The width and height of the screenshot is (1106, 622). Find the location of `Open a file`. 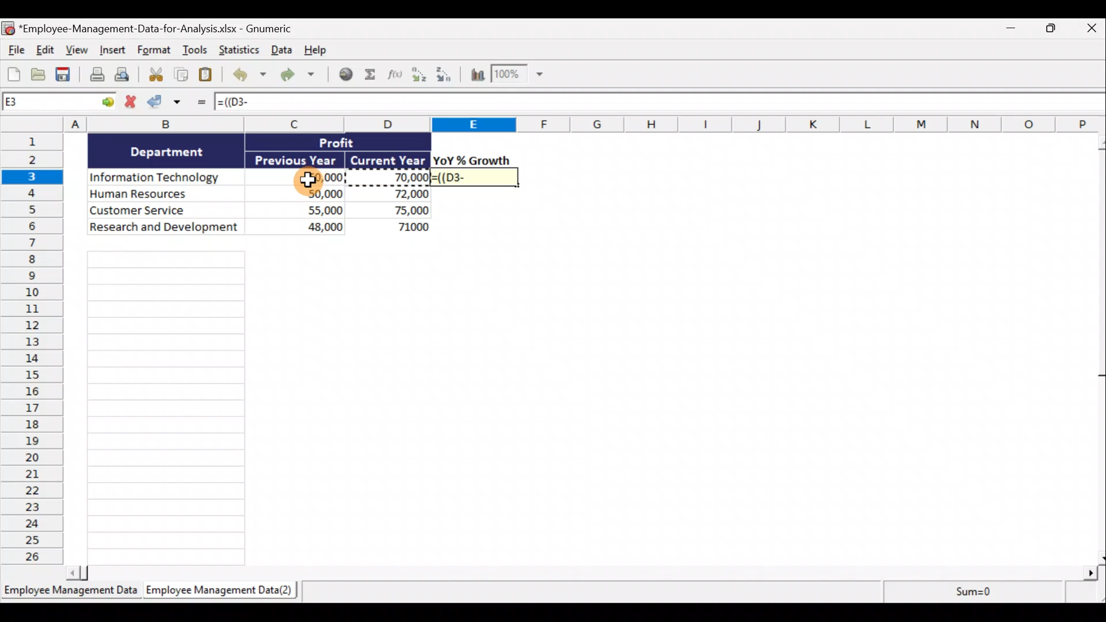

Open a file is located at coordinates (39, 74).